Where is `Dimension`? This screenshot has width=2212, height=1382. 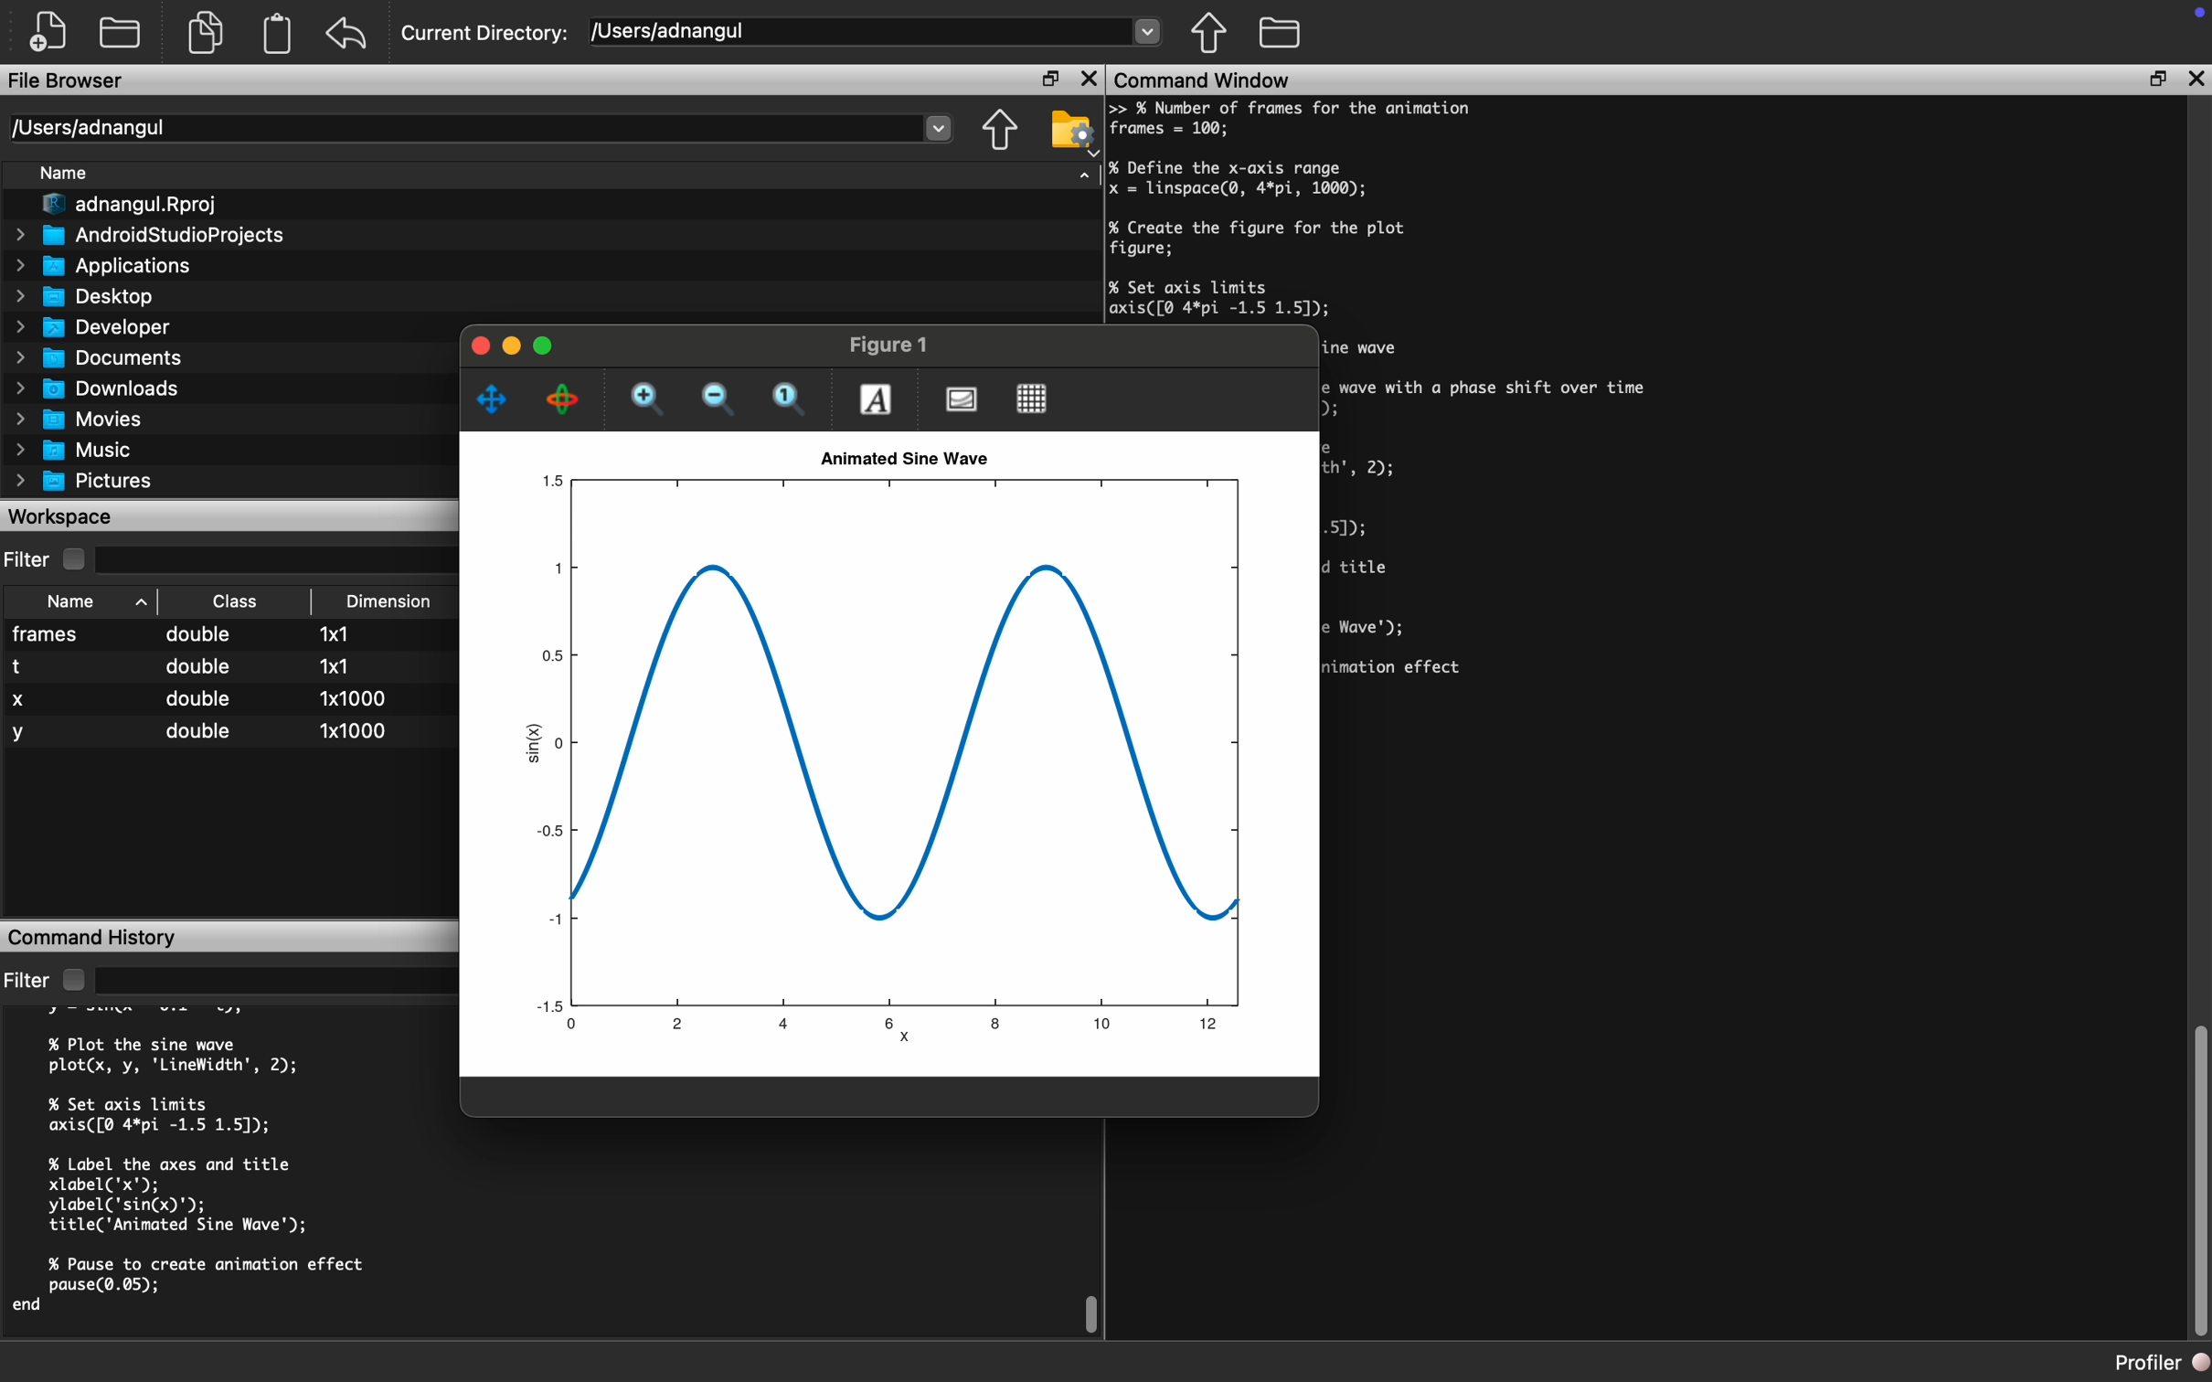 Dimension is located at coordinates (388, 601).